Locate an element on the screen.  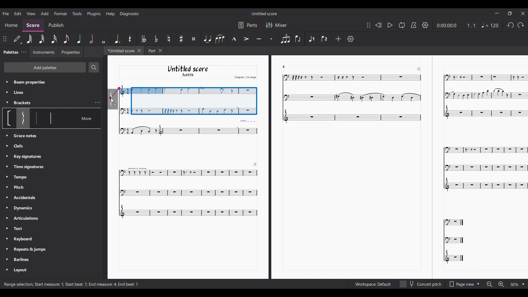
Edit is located at coordinates (18, 13).